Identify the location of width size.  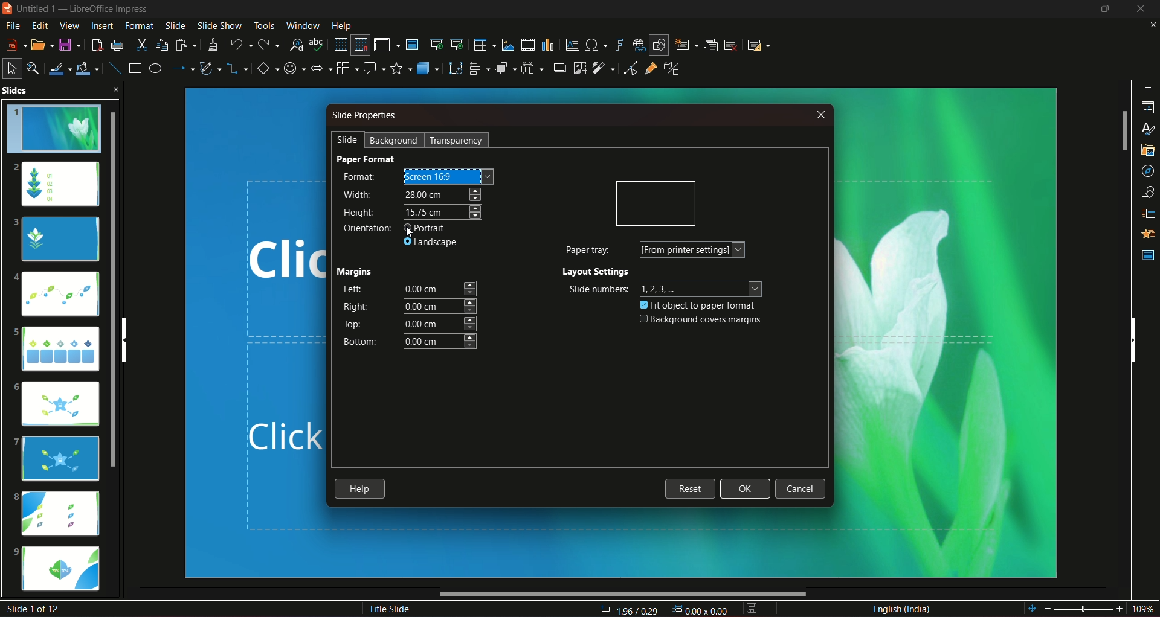
(442, 194).